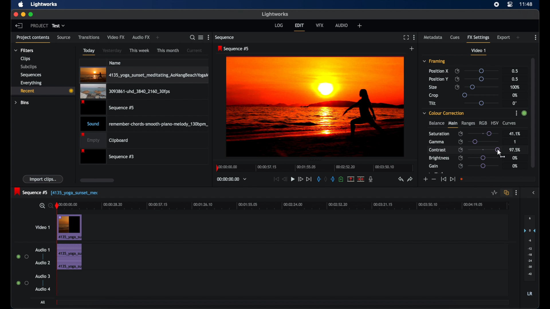  Describe the element at coordinates (361, 179) in the screenshot. I see `cut` at that location.